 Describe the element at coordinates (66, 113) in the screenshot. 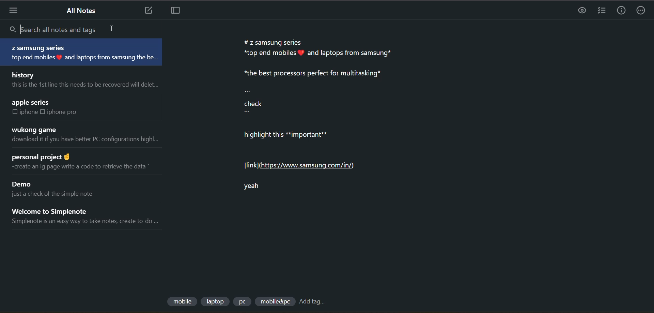

I see ` iphone pro` at that location.